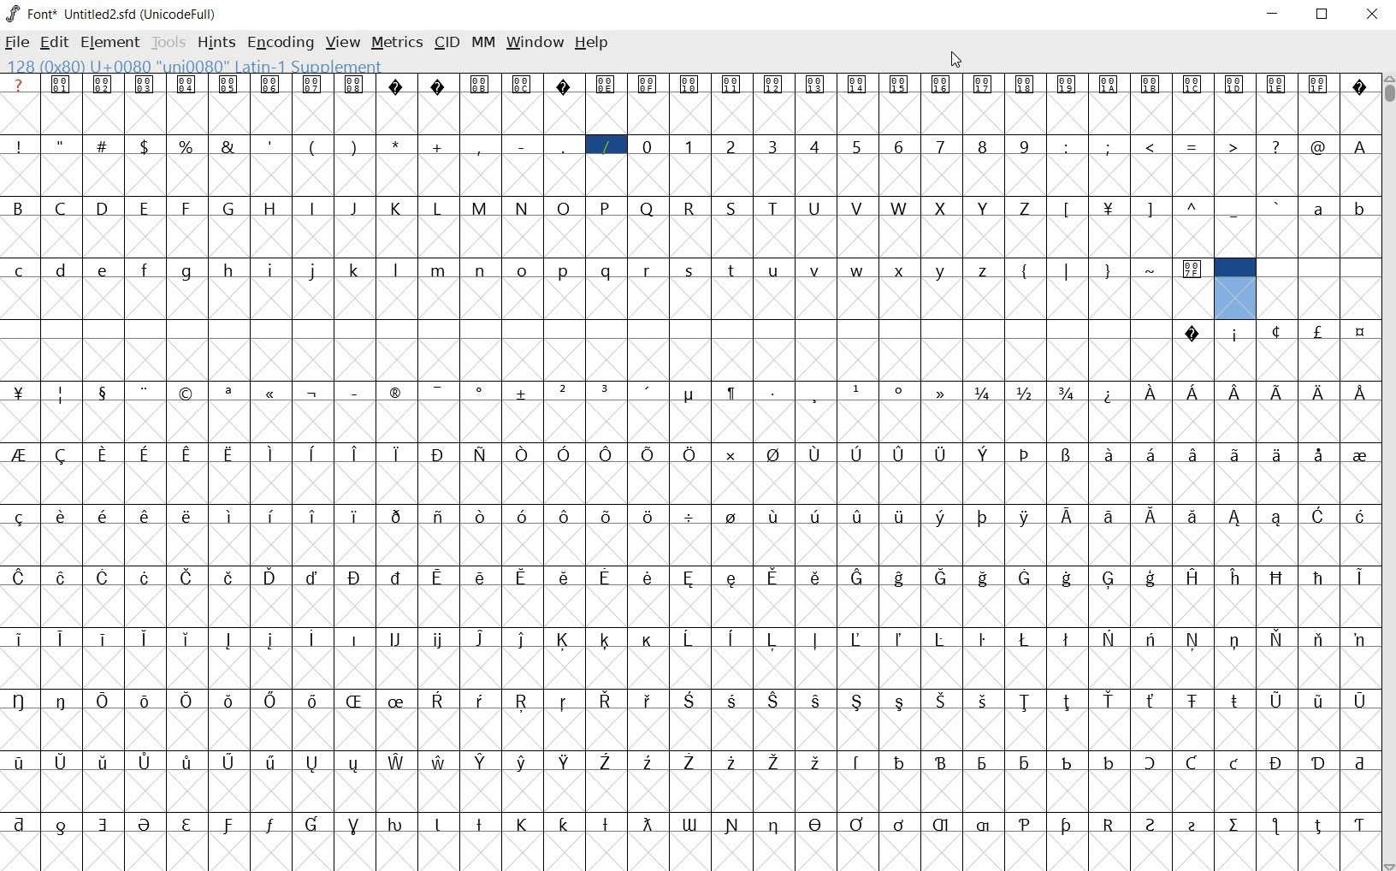  Describe the element at coordinates (216, 44) in the screenshot. I see `hints` at that location.